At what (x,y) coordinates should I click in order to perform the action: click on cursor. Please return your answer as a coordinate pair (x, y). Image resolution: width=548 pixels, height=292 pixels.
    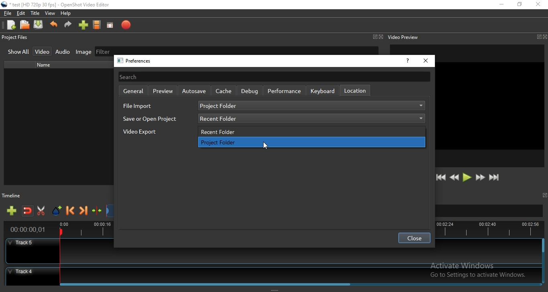
    Looking at the image, I should click on (266, 146).